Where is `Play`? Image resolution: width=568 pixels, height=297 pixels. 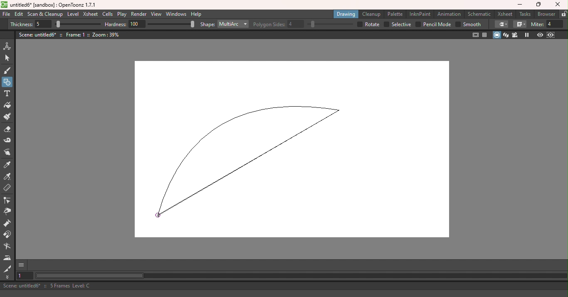 Play is located at coordinates (121, 15).